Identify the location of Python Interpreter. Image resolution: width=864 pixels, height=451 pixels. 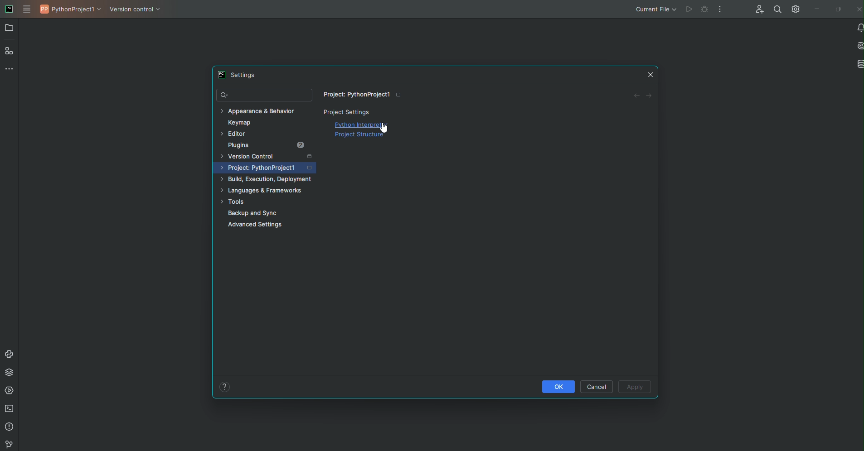
(364, 124).